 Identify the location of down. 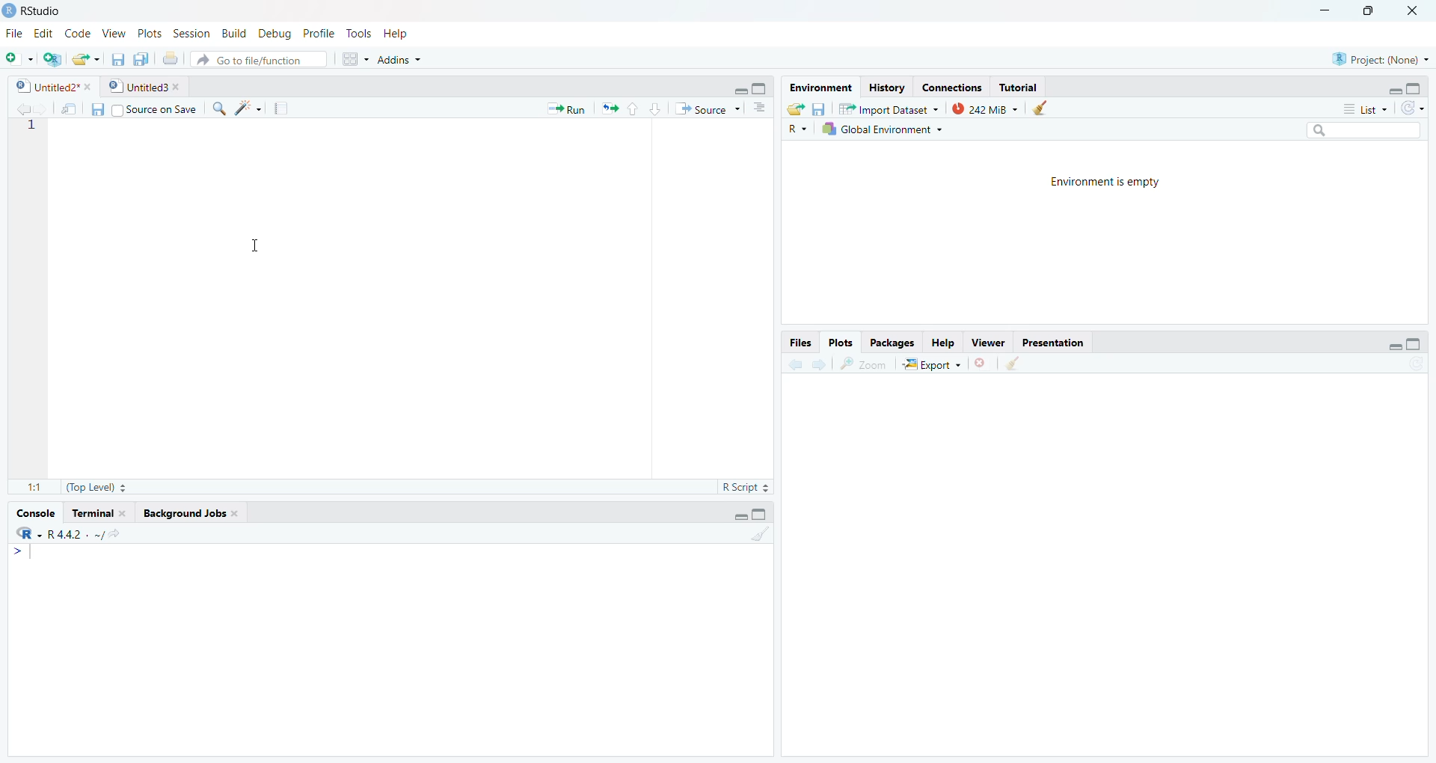
(654, 108).